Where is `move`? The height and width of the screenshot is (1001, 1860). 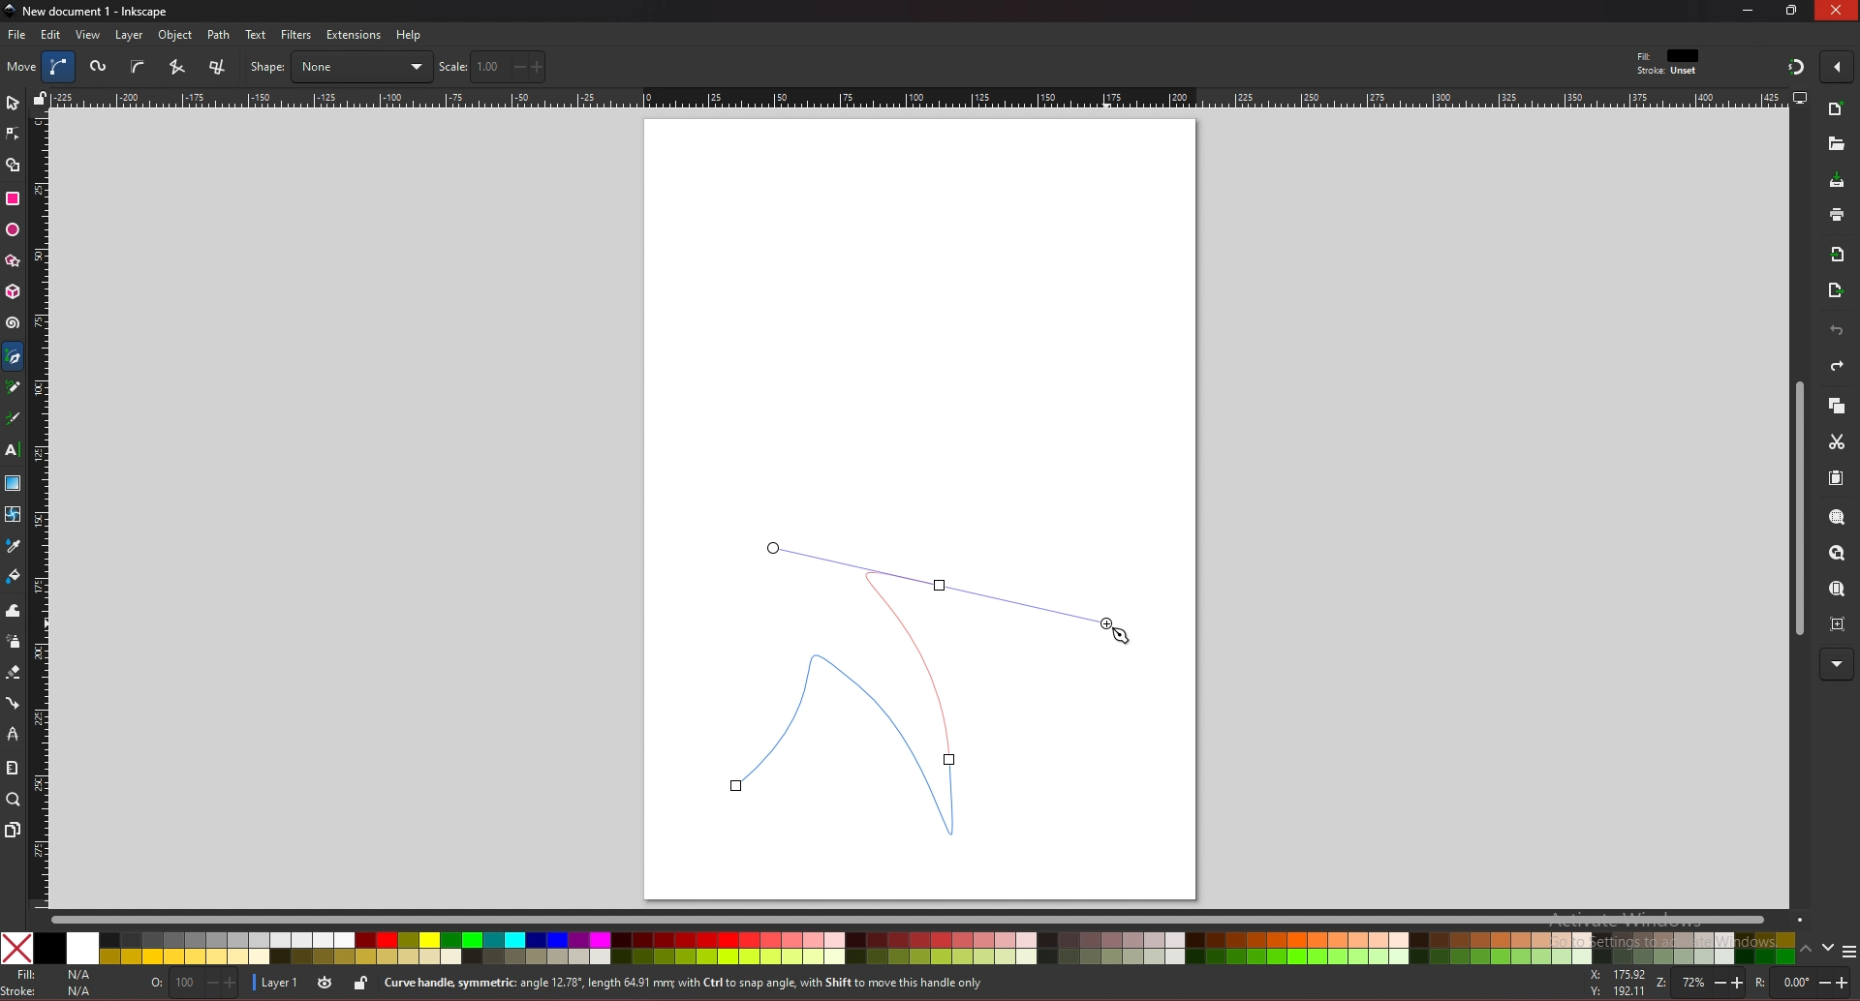
move is located at coordinates (22, 66).